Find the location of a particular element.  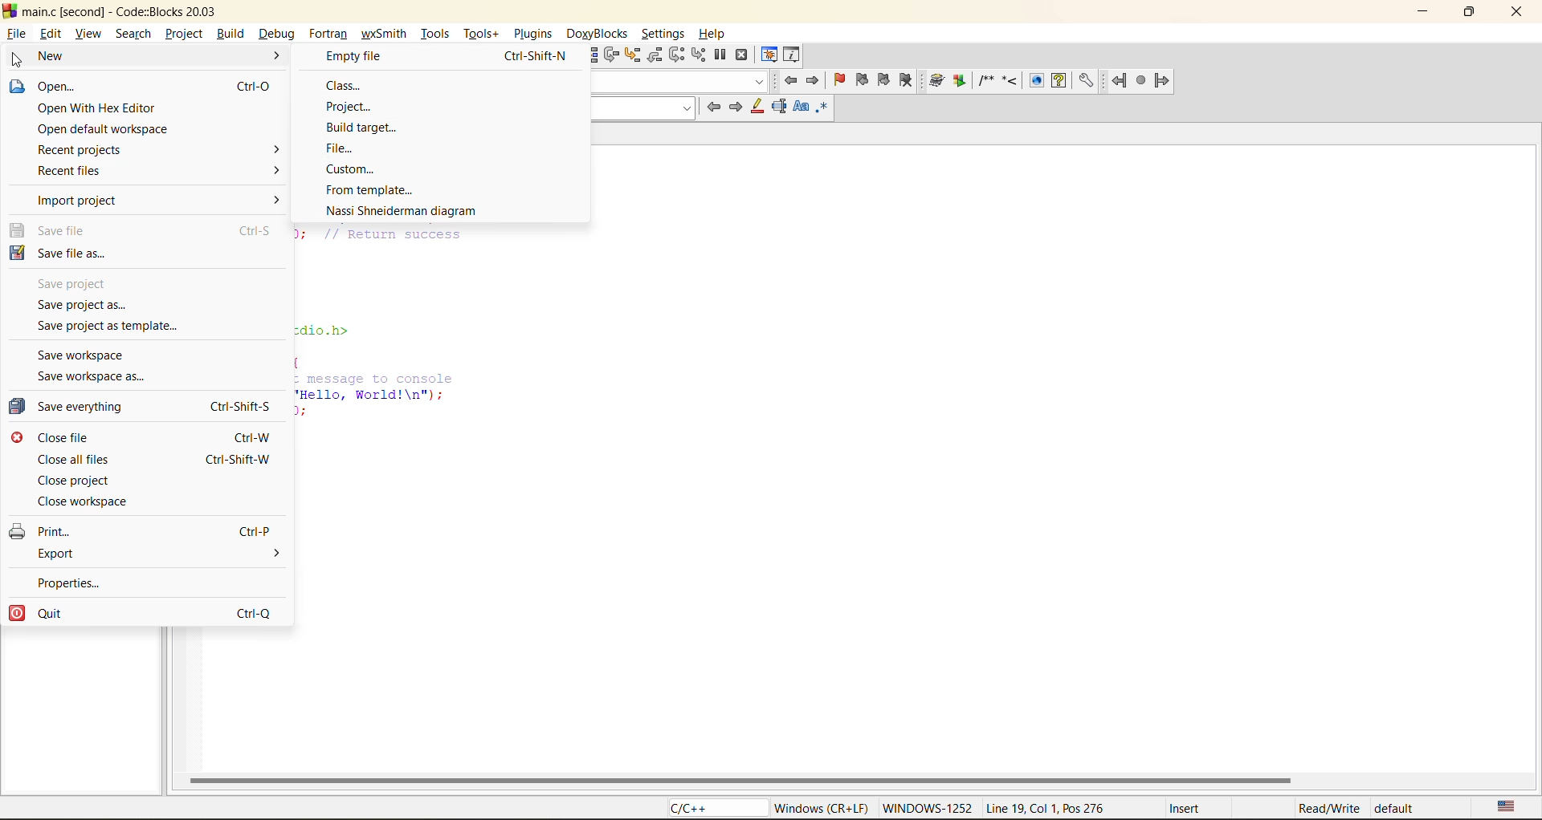

file is located at coordinates (15, 34).